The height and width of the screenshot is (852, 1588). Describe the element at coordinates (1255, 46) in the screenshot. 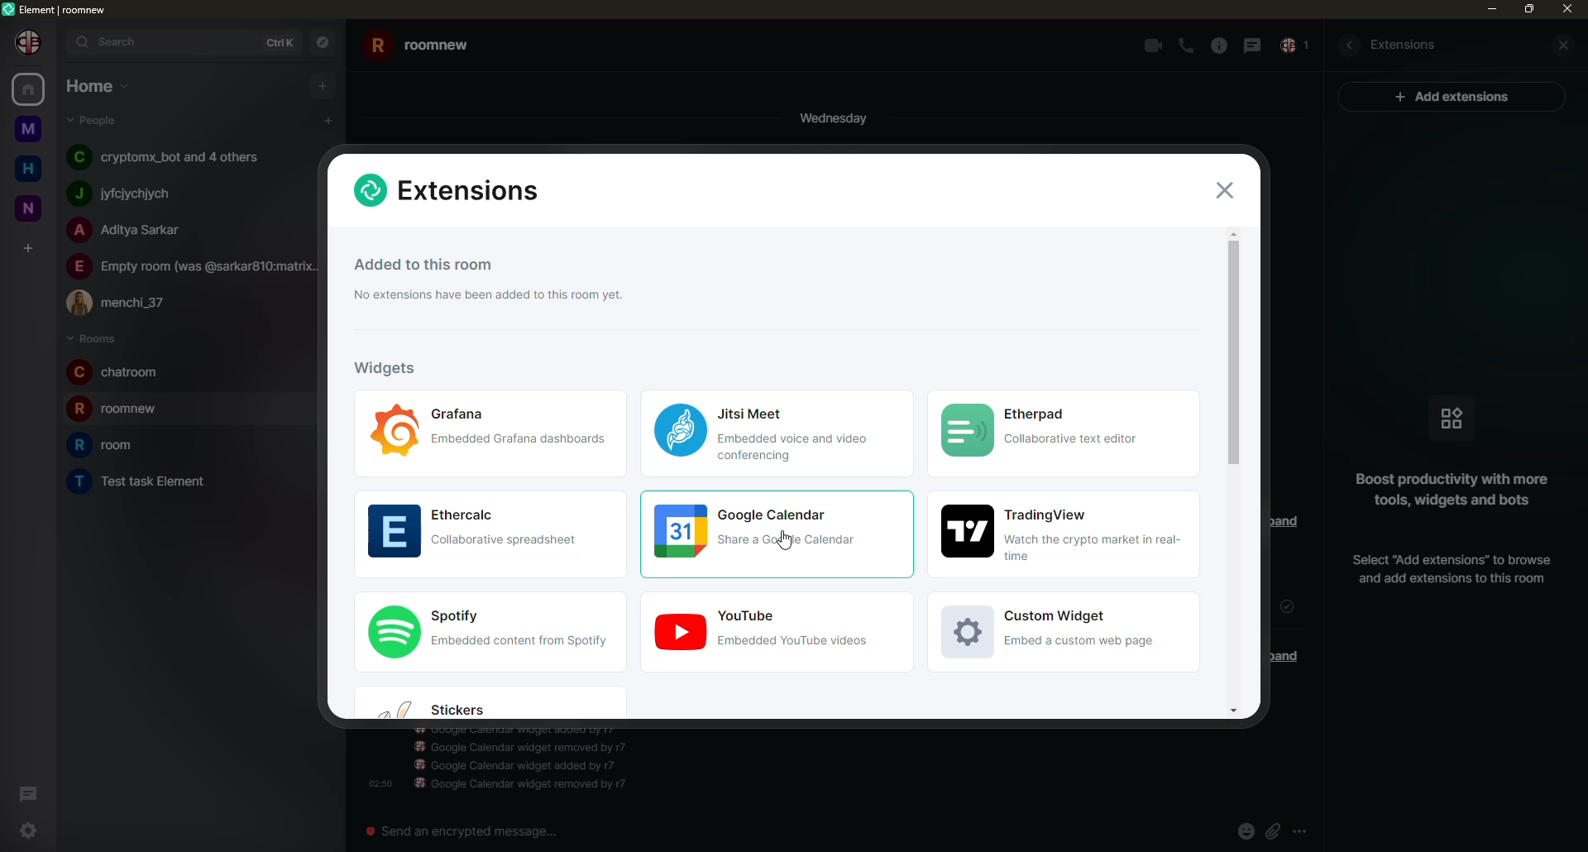

I see `message` at that location.